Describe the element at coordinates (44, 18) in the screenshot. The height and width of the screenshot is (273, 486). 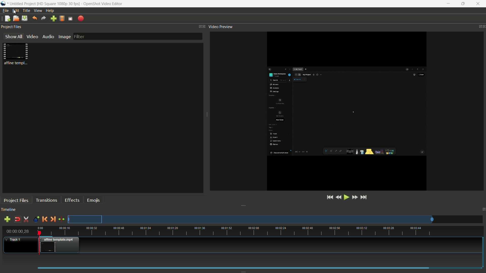
I see `redo` at that location.